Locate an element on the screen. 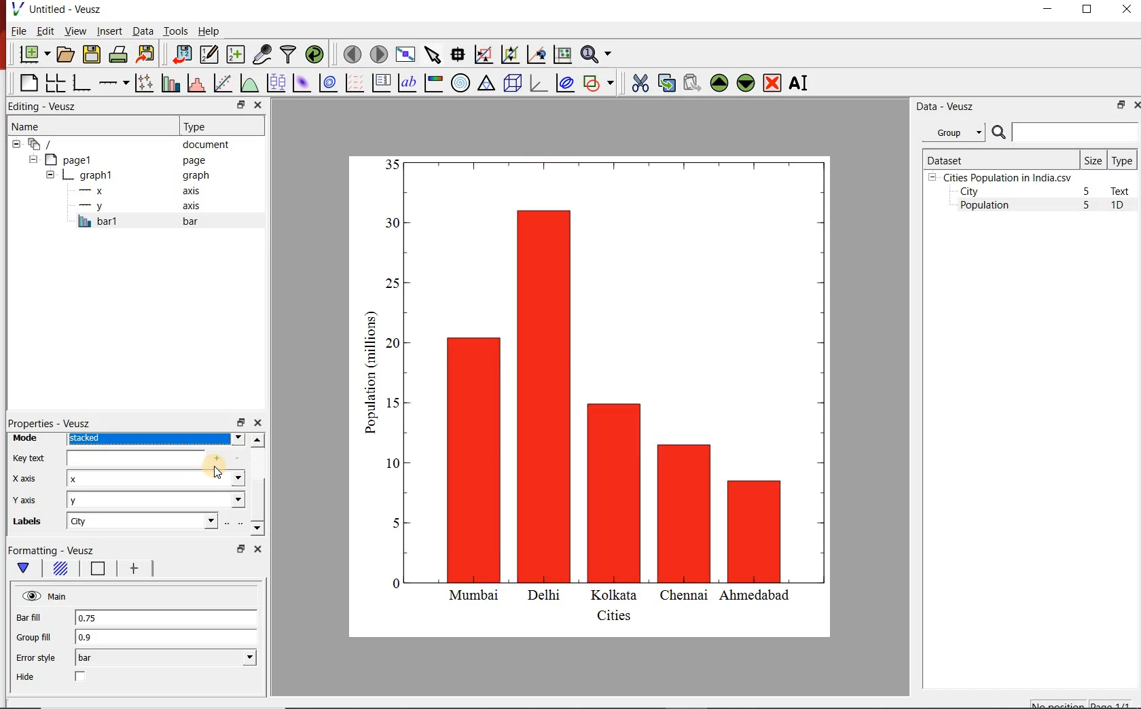  Name is located at coordinates (77, 124).